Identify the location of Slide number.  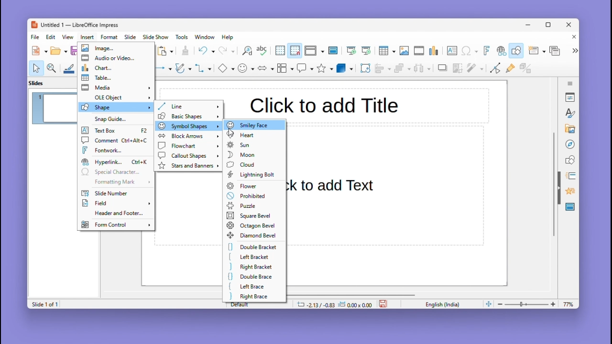
(112, 193).